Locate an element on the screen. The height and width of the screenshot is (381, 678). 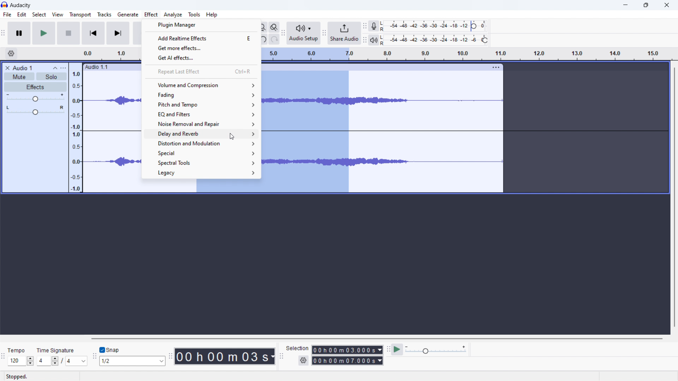
help is located at coordinates (211, 15).